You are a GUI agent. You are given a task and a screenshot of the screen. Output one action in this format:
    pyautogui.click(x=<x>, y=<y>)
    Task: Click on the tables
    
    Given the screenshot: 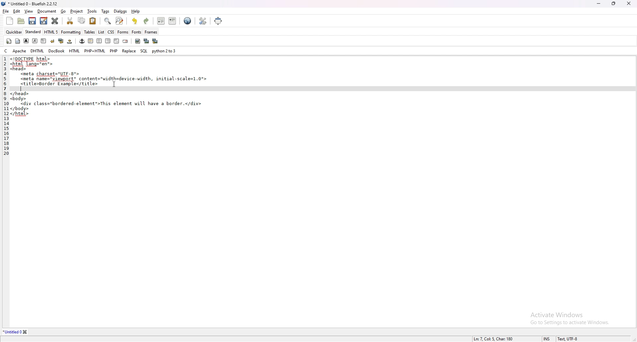 What is the action you would take?
    pyautogui.click(x=90, y=32)
    